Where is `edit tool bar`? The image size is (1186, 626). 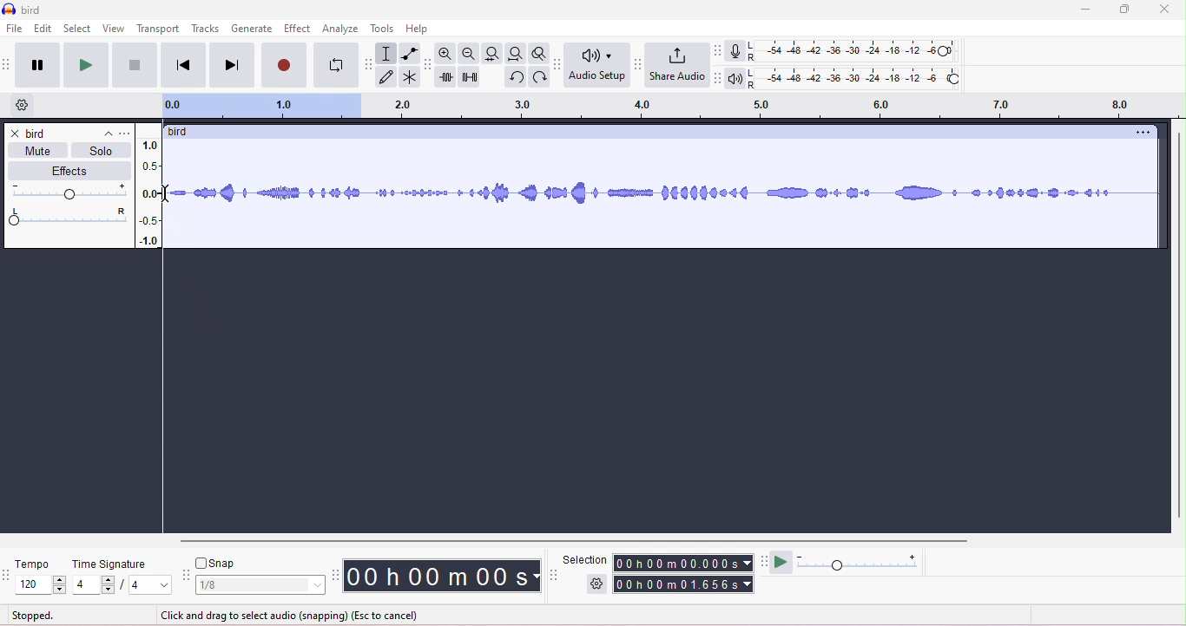 edit tool bar is located at coordinates (428, 65).